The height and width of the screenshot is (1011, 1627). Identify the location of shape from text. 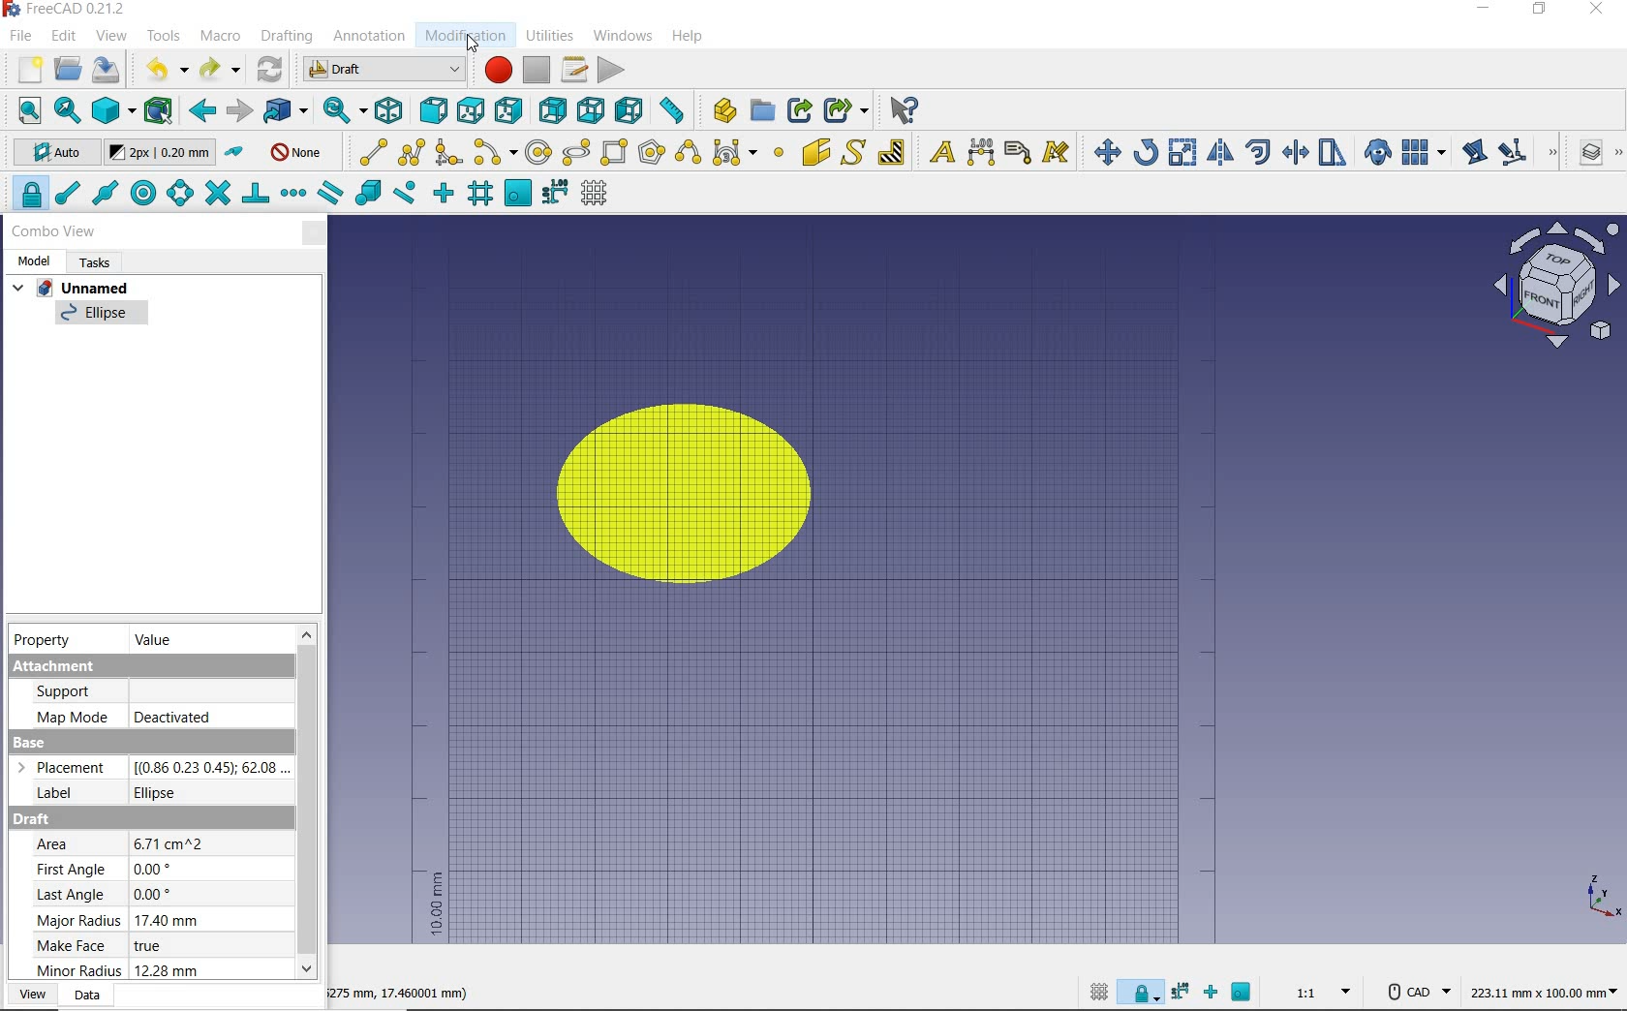
(855, 151).